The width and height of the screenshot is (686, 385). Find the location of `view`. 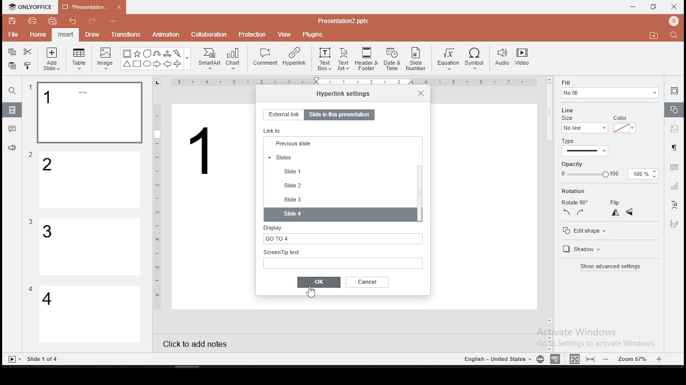

view is located at coordinates (285, 34).